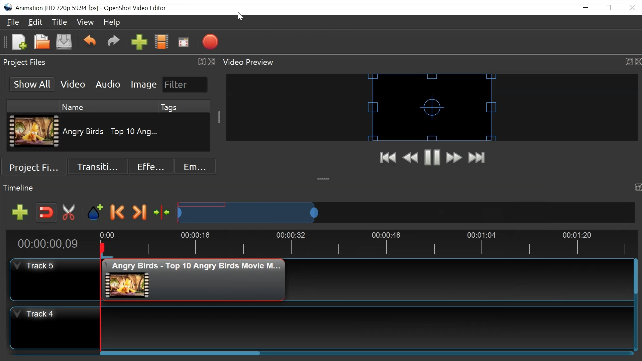 This screenshot has height=361, width=642. Describe the element at coordinates (163, 213) in the screenshot. I see `Center the timeline on the playhead` at that location.